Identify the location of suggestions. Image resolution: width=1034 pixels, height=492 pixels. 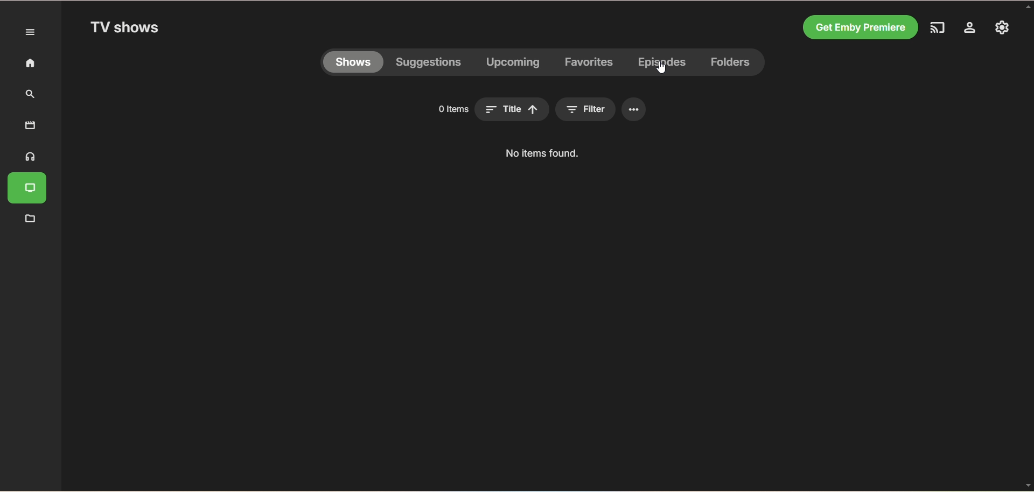
(429, 64).